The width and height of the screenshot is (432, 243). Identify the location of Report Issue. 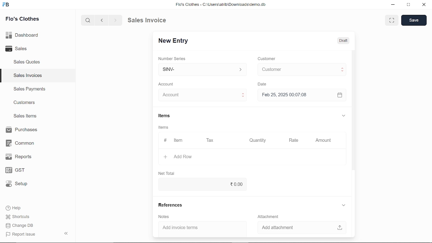
(21, 234).